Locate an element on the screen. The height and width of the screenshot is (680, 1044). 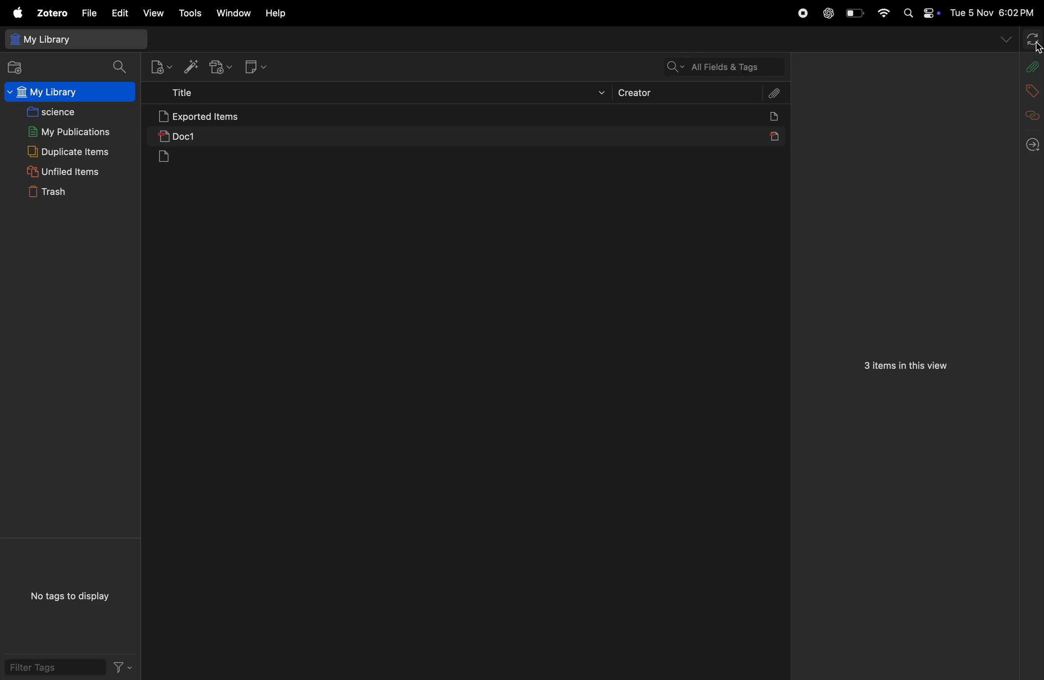
drop down is located at coordinates (1004, 39).